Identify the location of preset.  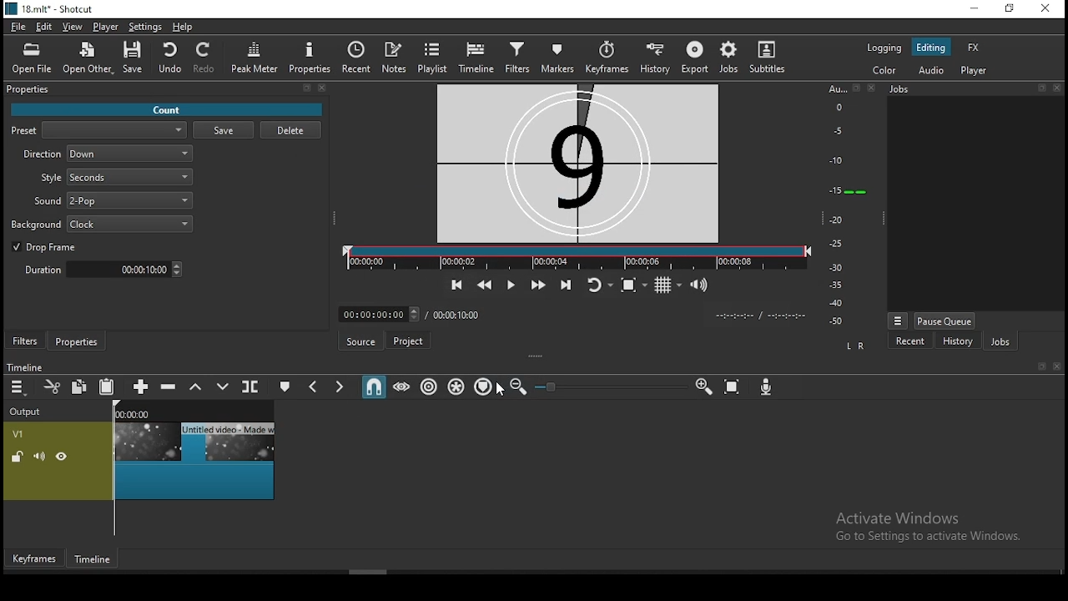
(101, 130).